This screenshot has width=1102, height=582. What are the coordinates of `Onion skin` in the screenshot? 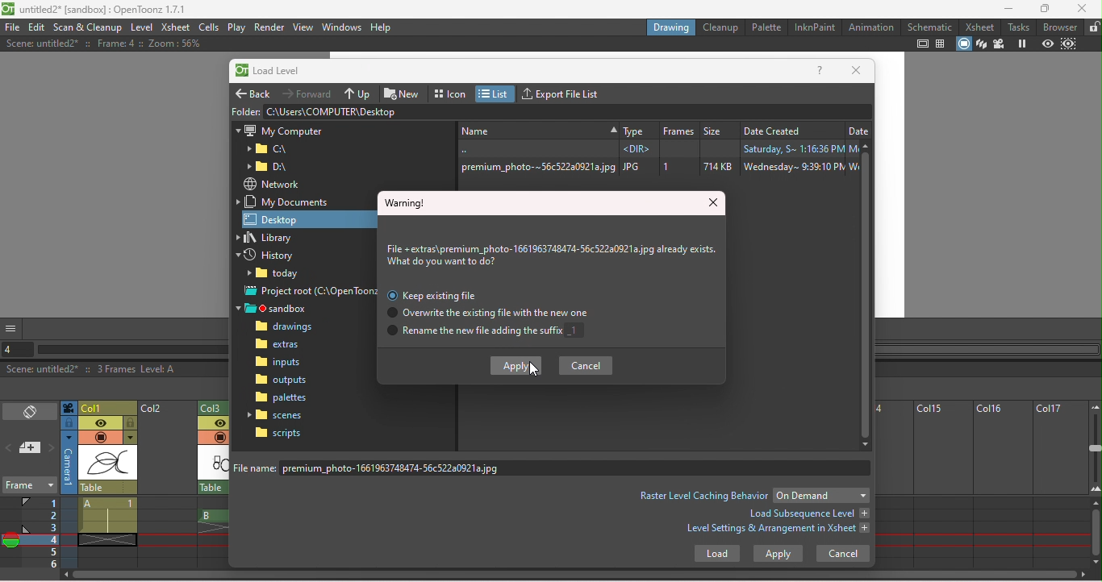 It's located at (10, 543).